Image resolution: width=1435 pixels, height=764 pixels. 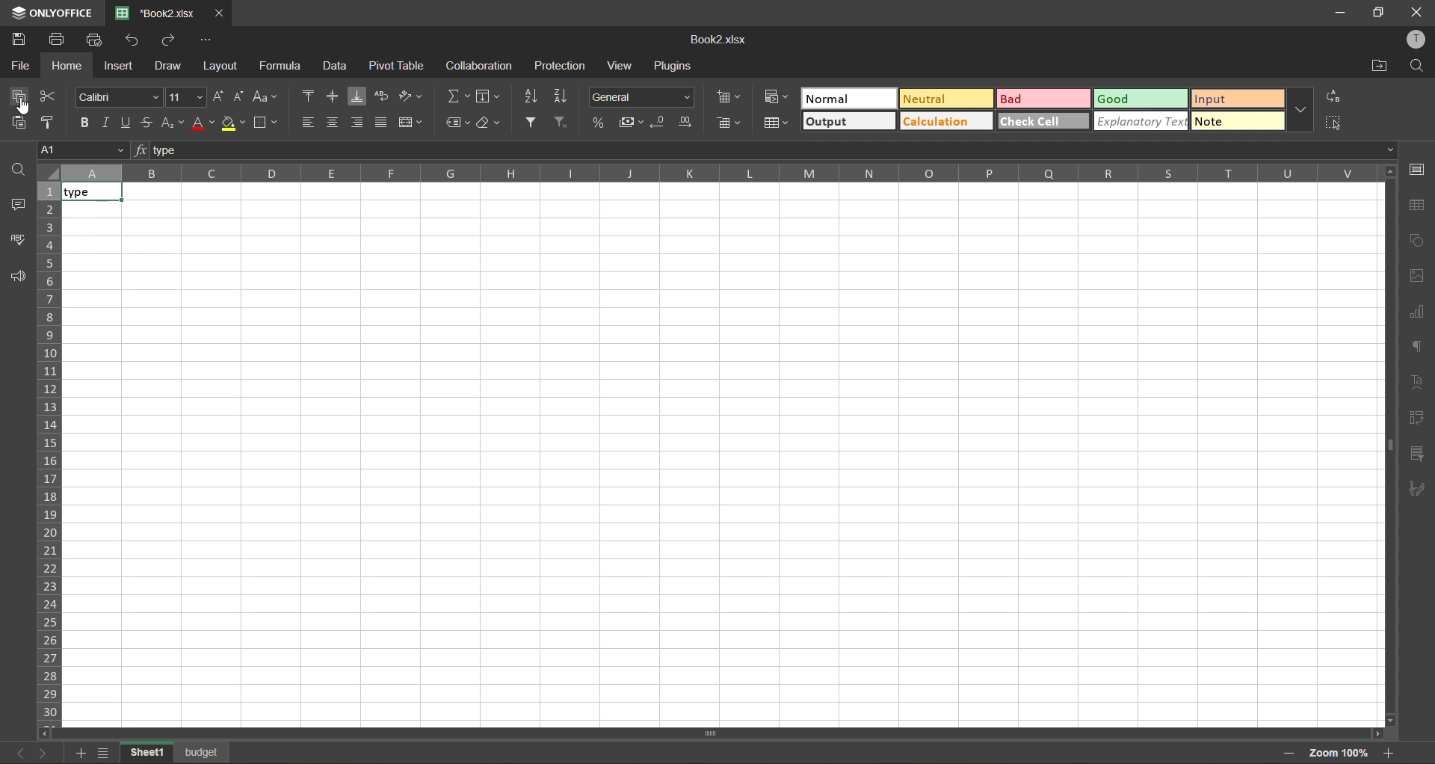 What do you see at coordinates (358, 123) in the screenshot?
I see `align bottom` at bounding box center [358, 123].